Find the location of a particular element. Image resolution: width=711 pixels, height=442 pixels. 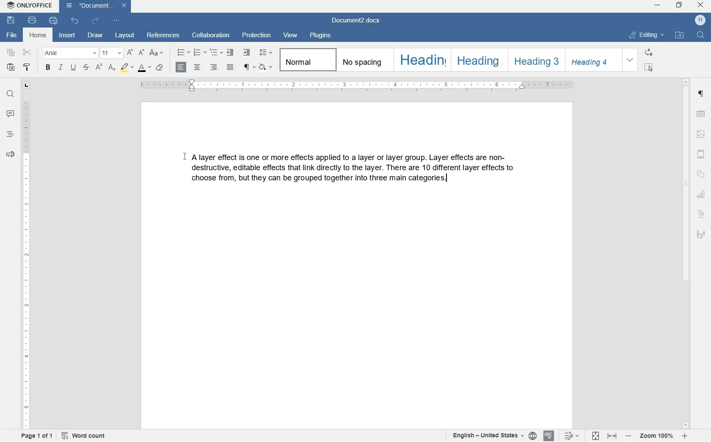

expand formatting style is located at coordinates (631, 60).